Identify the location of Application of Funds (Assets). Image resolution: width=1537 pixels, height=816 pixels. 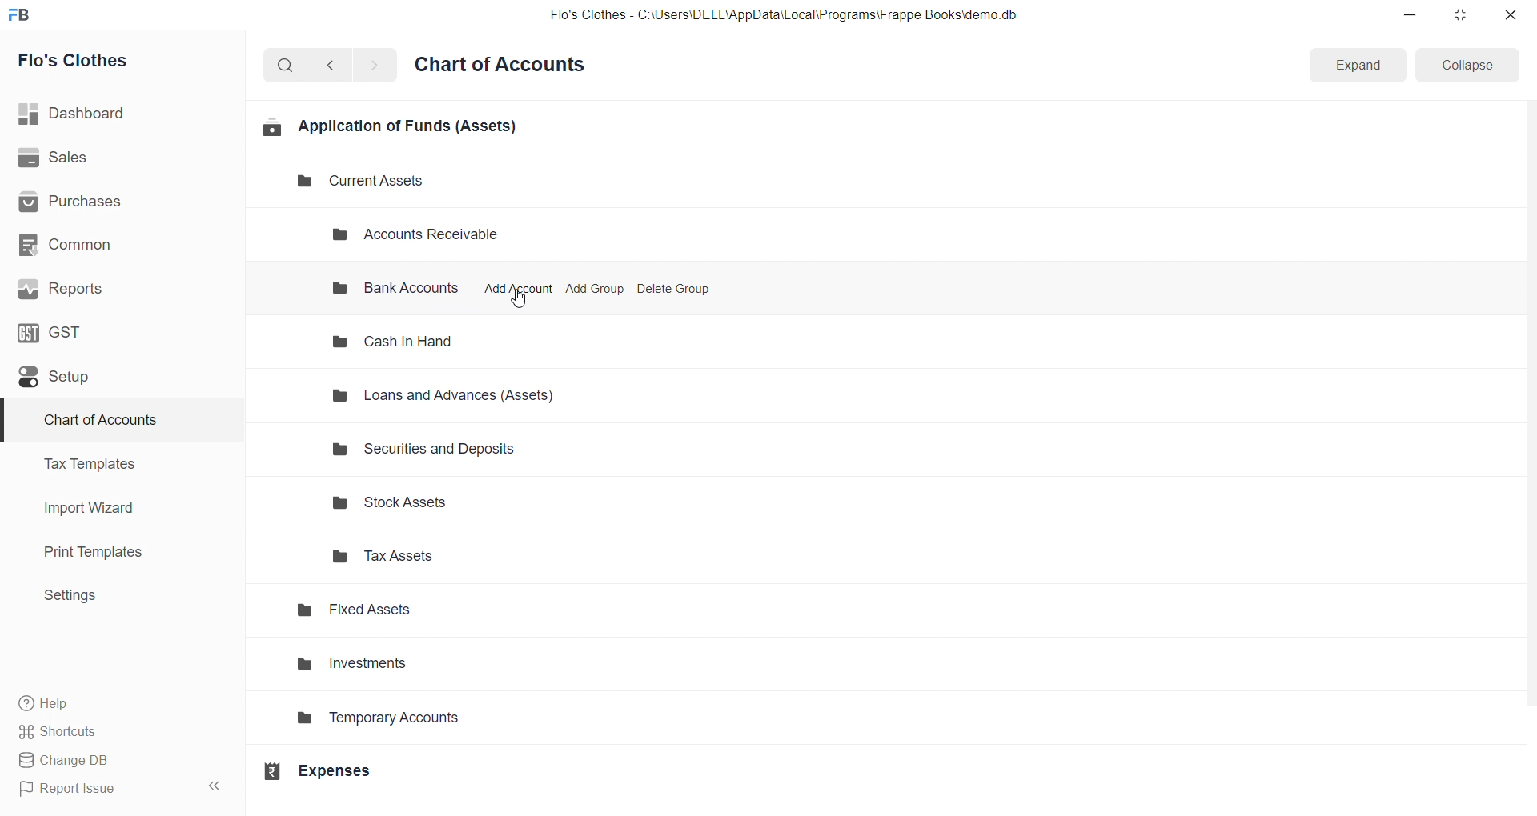
(390, 126).